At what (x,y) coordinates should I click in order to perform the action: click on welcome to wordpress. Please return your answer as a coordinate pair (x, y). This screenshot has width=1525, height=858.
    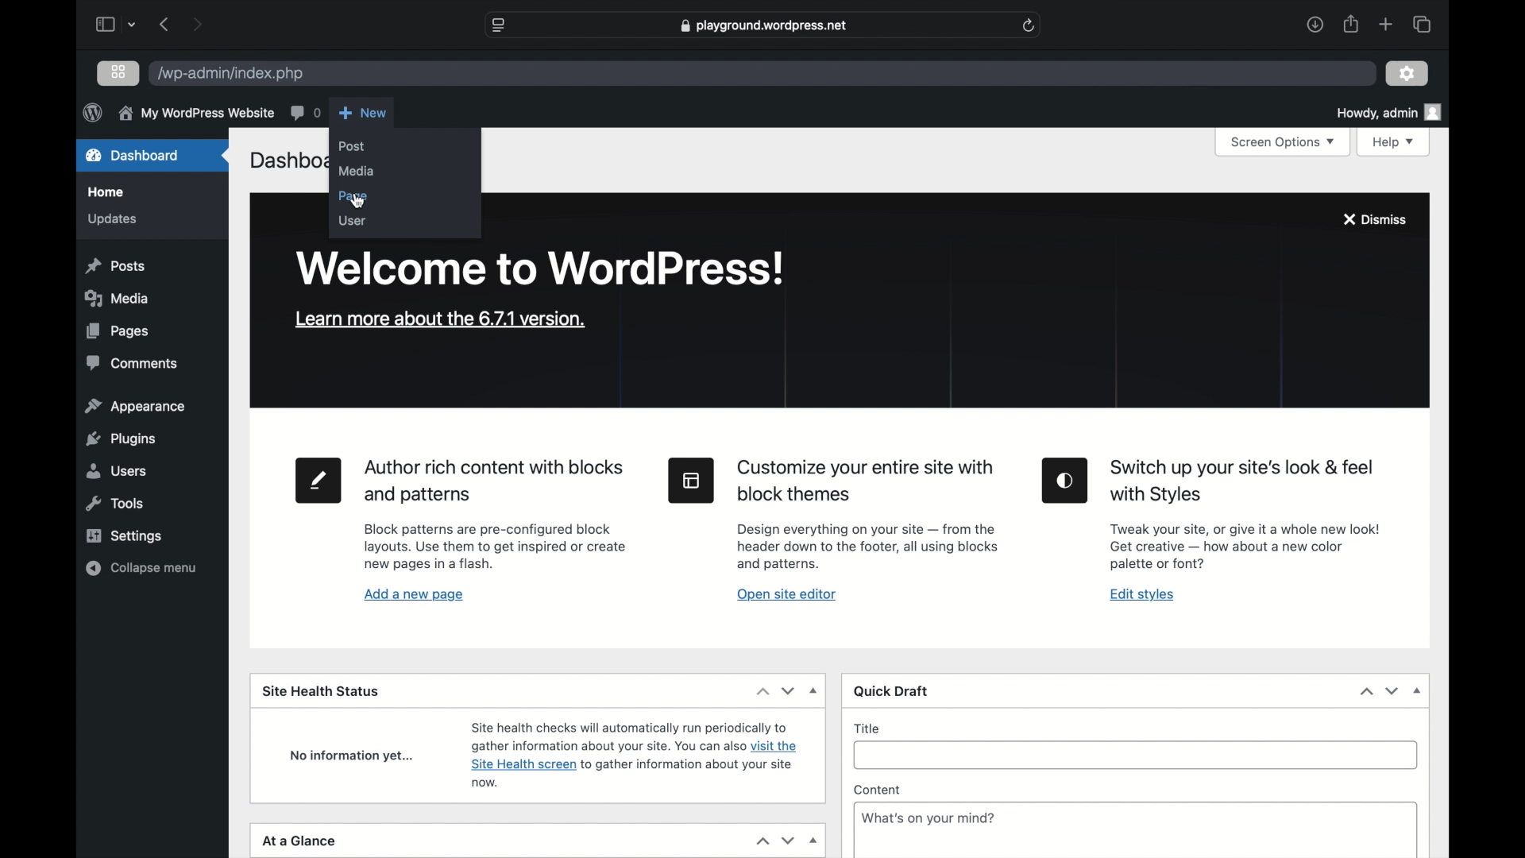
    Looking at the image, I should click on (539, 268).